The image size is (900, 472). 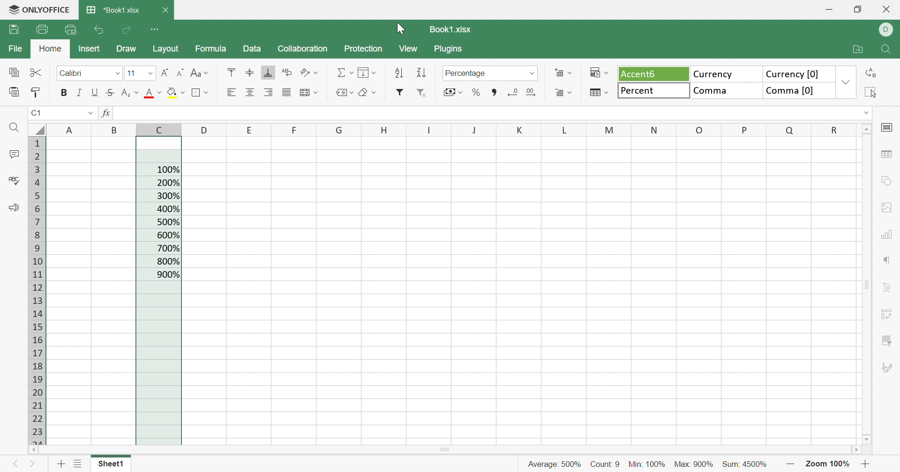 What do you see at coordinates (466, 73) in the screenshot?
I see `Percentage` at bounding box center [466, 73].